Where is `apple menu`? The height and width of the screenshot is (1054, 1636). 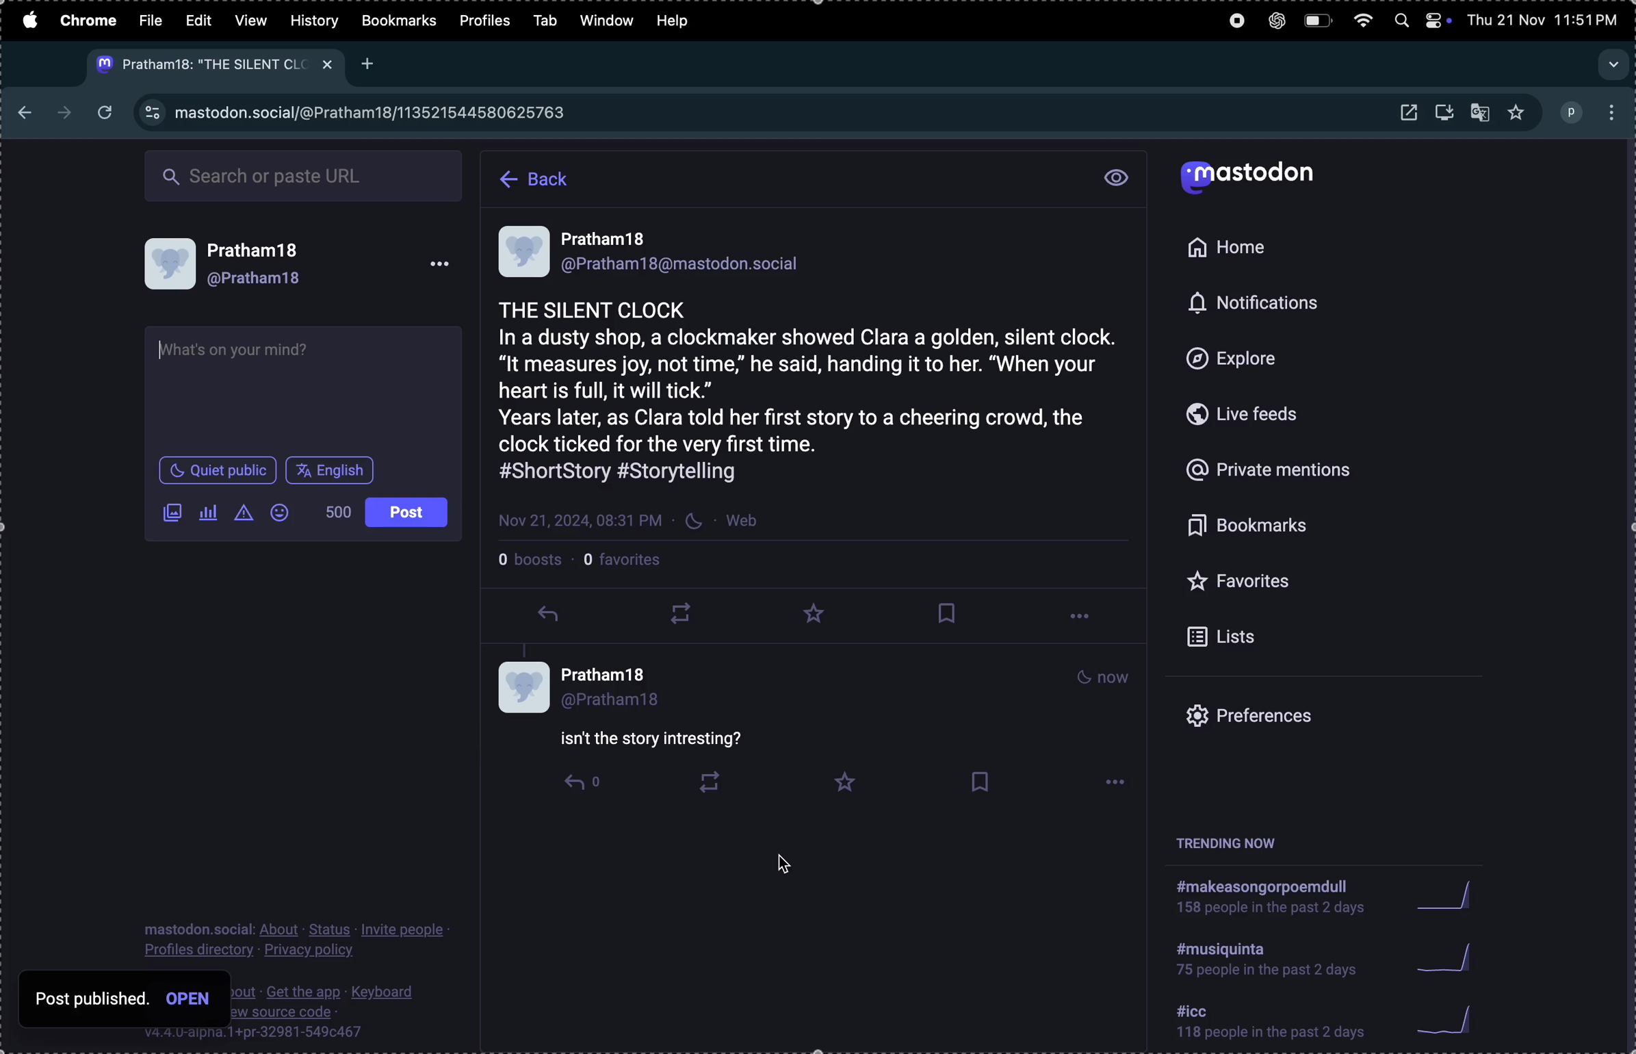
apple menu is located at coordinates (28, 20).